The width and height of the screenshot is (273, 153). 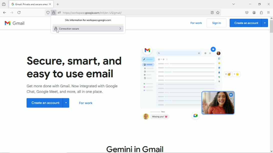 I want to click on You have granted additional permissions to this website, so click(x=59, y=12).